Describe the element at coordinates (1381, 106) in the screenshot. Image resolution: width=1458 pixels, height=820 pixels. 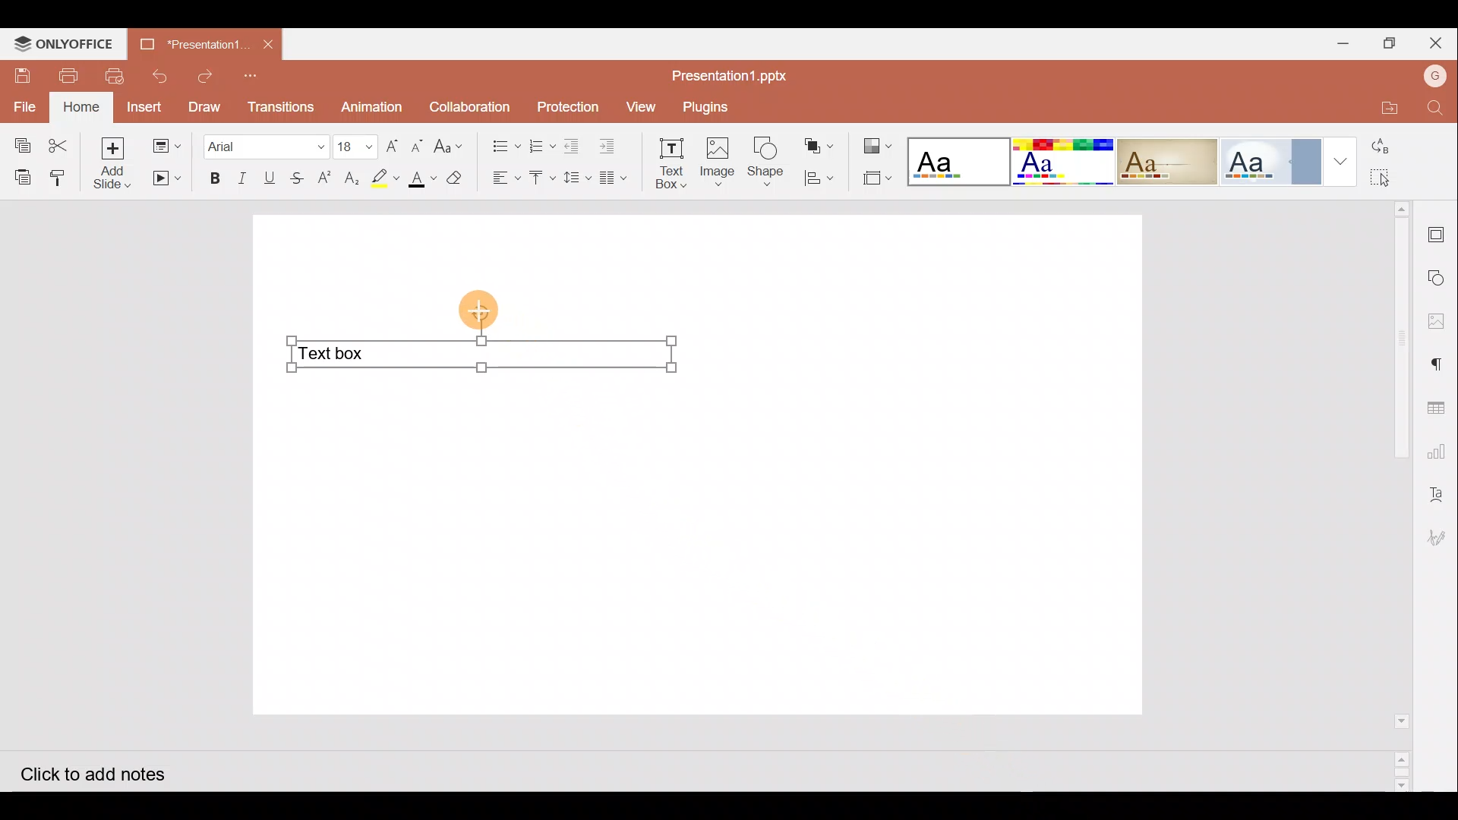
I see `Open file location` at that location.